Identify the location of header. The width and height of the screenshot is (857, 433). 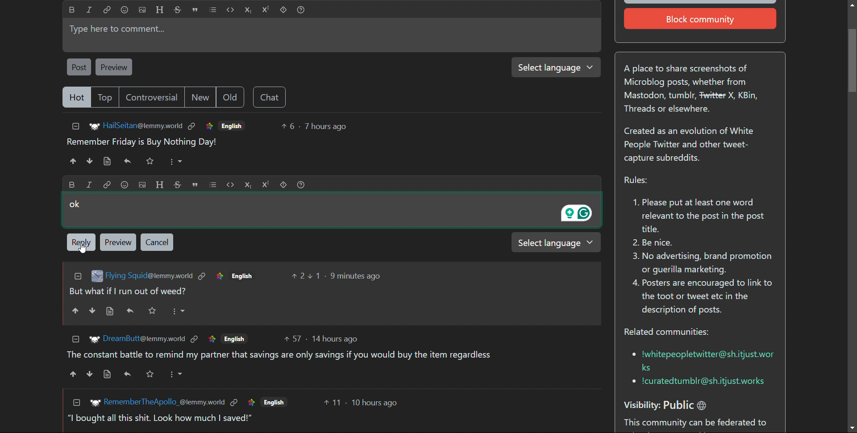
(160, 9).